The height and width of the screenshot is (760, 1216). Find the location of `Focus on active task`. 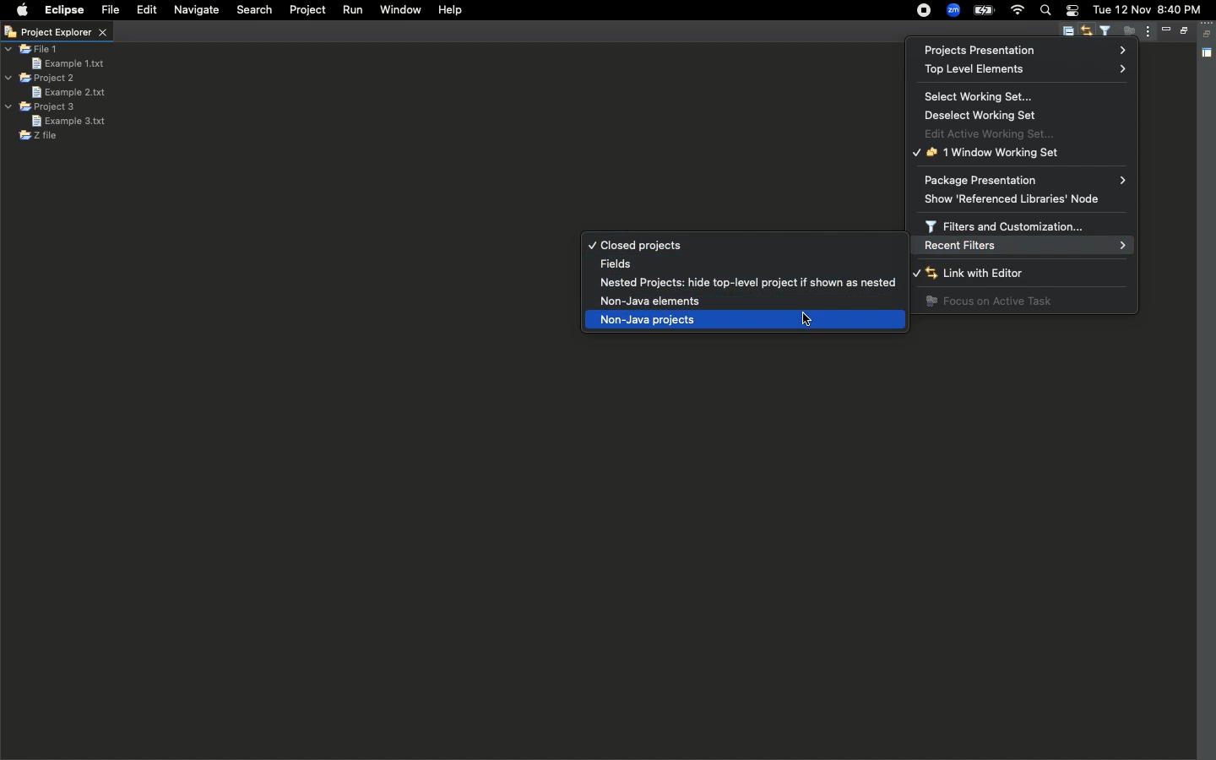

Focus on active task is located at coordinates (1126, 32).